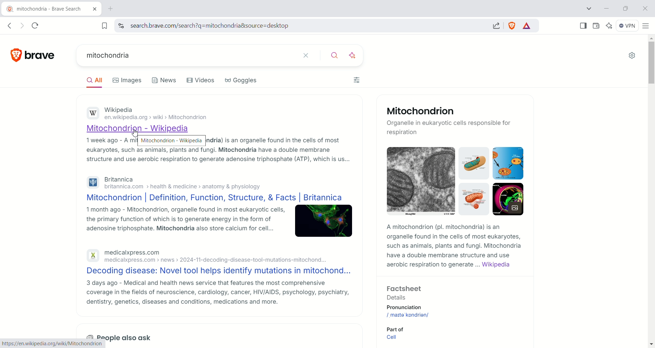  Describe the element at coordinates (15, 55) in the screenshot. I see `brave logo` at that location.